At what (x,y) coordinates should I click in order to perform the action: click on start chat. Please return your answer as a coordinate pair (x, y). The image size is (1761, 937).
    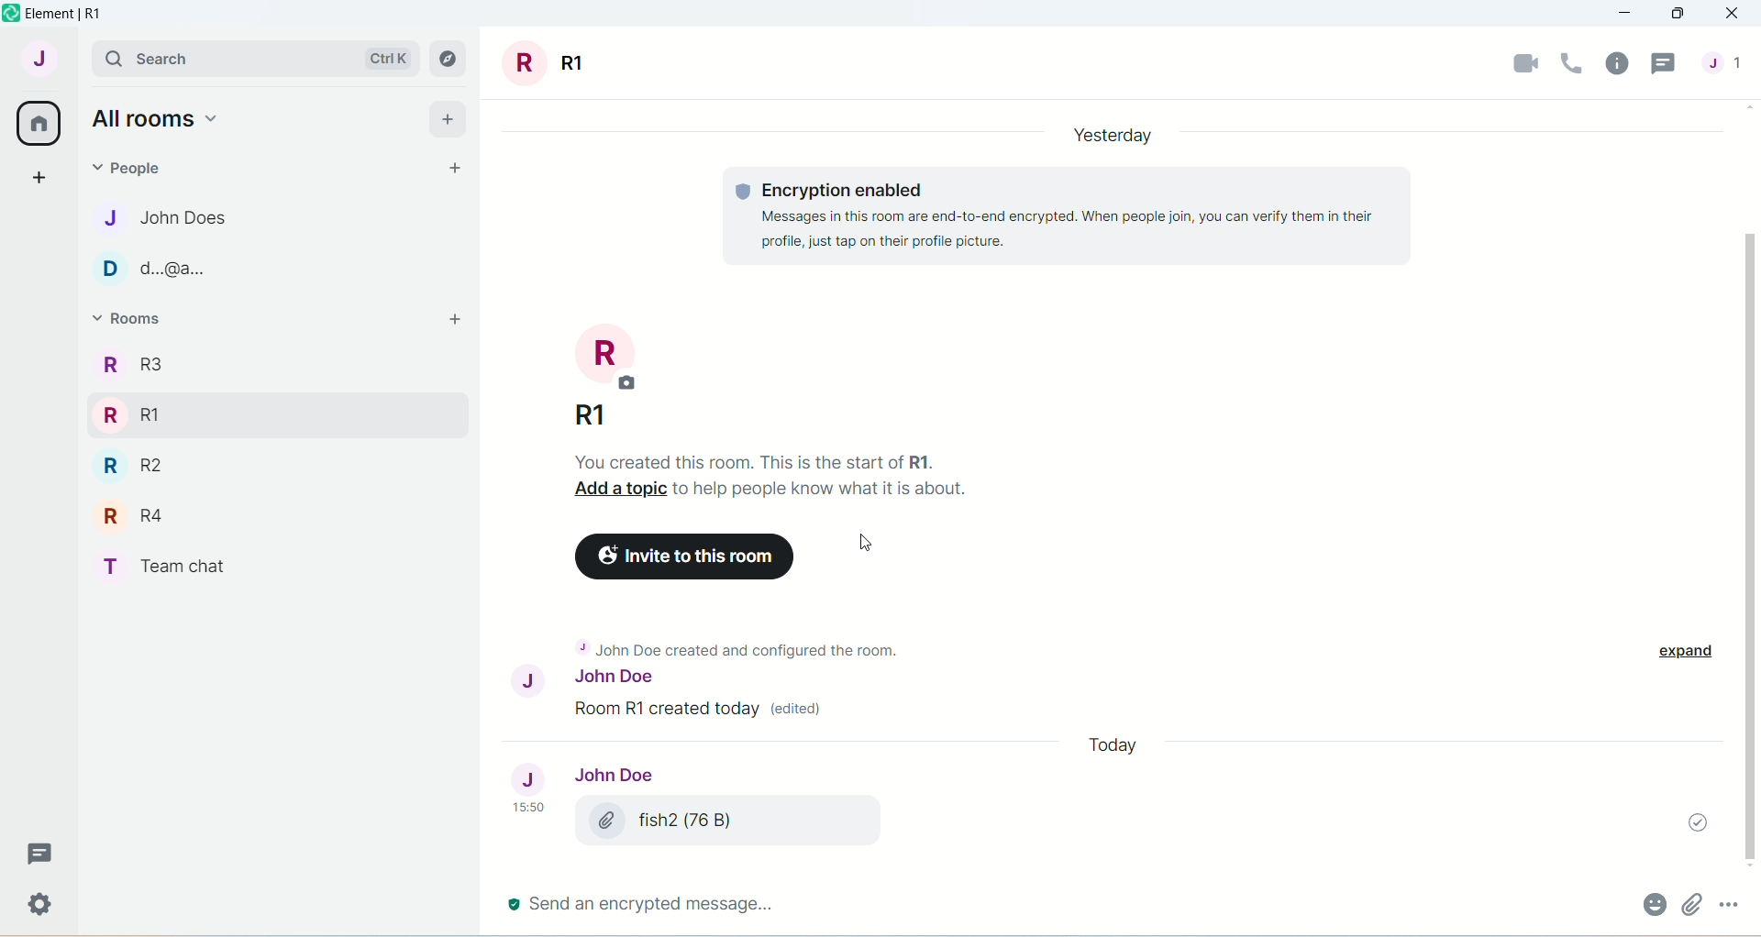
    Looking at the image, I should click on (458, 167).